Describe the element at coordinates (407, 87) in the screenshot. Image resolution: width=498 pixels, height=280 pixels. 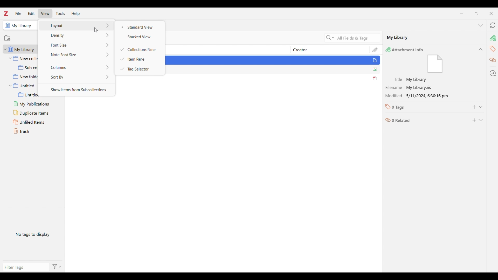
I see `Filename of selected file` at that location.